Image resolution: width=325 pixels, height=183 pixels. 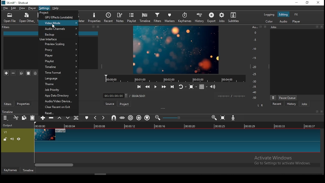 I want to click on toggle player looping, so click(x=182, y=86).